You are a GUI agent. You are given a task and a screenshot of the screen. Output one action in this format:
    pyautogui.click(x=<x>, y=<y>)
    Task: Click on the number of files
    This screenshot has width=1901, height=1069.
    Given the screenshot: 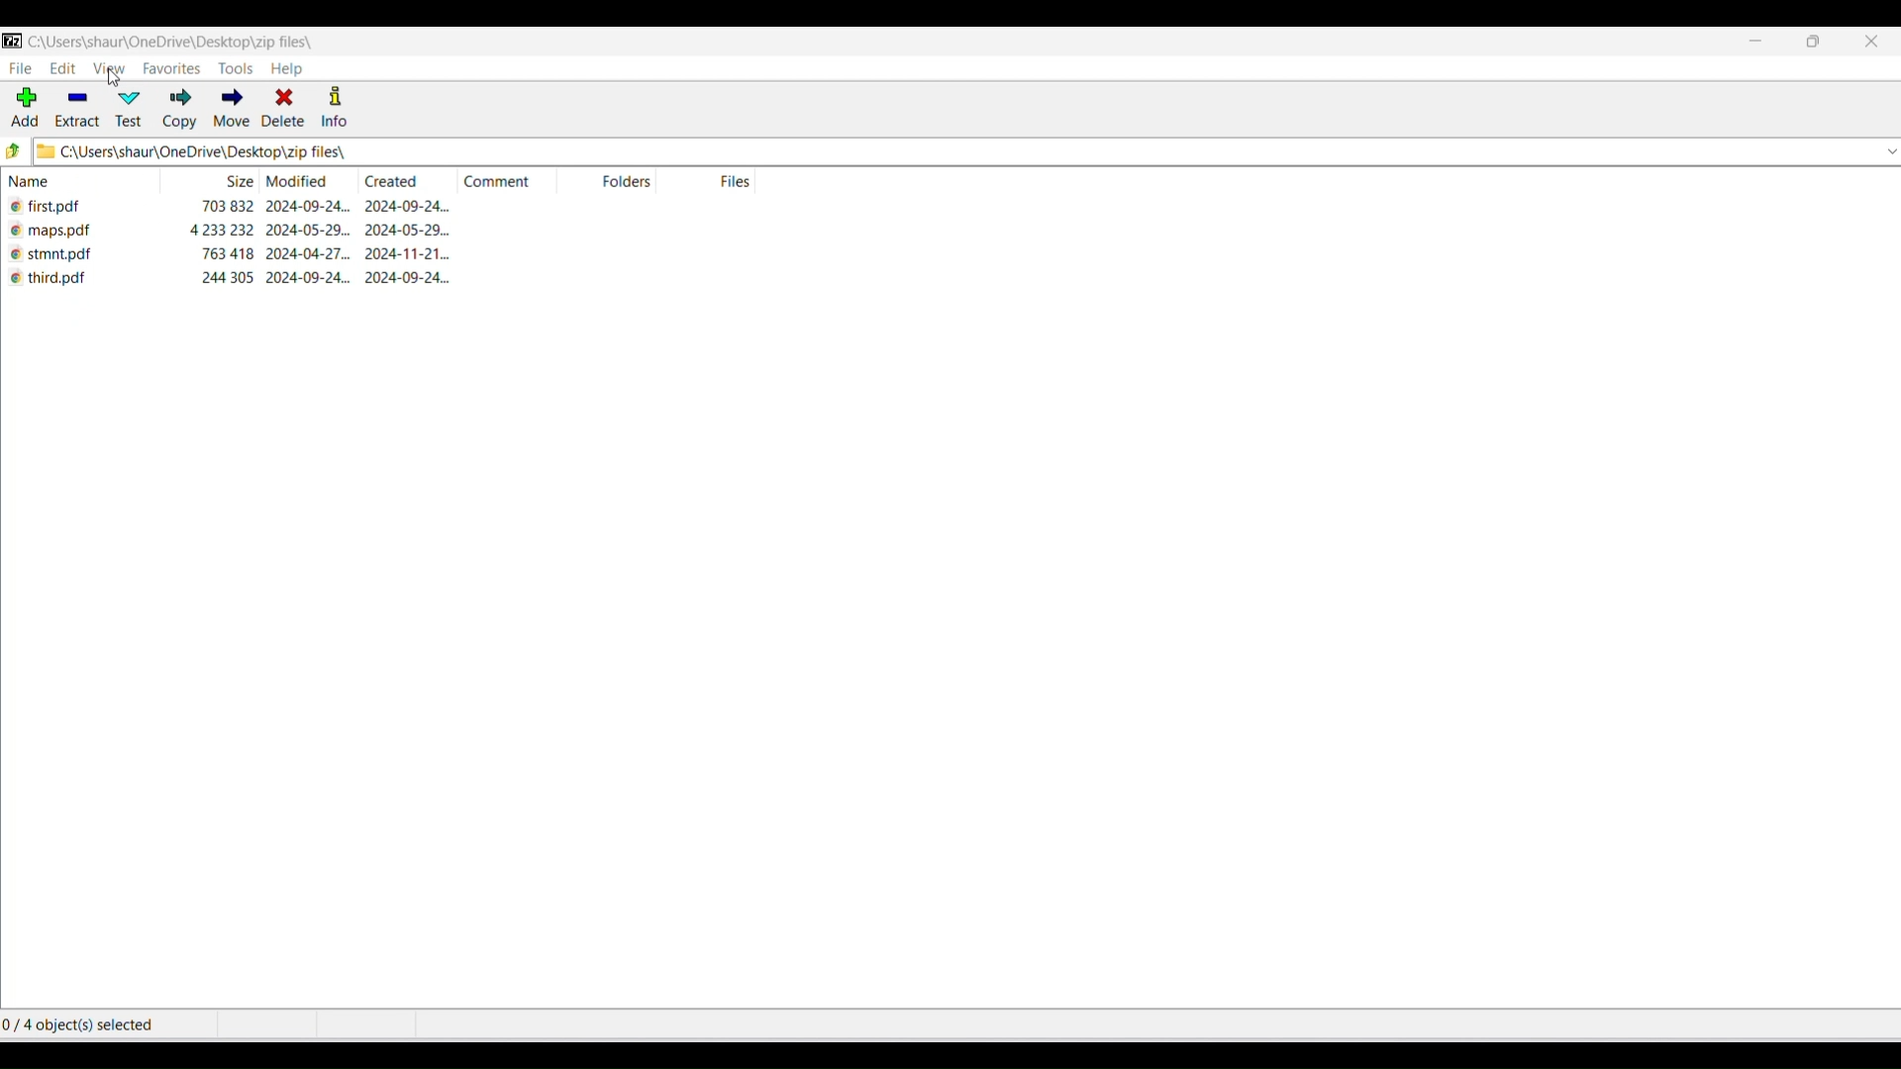 What is the action you would take?
    pyautogui.click(x=740, y=182)
    